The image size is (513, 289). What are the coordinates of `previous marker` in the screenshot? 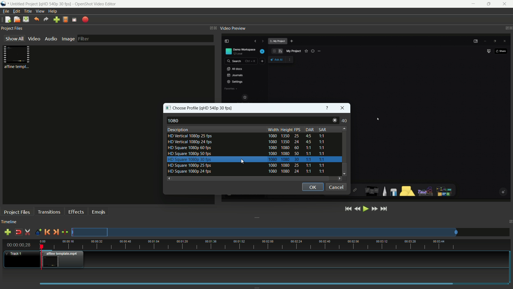 It's located at (47, 232).